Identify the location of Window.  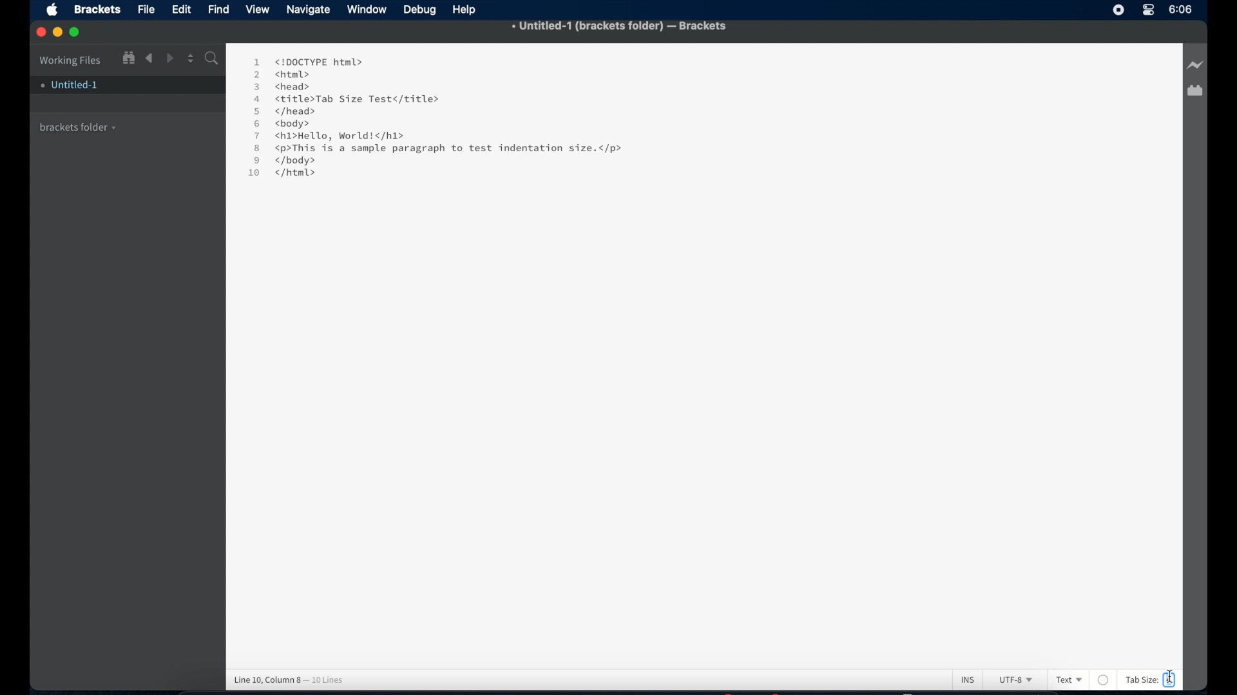
(369, 10).